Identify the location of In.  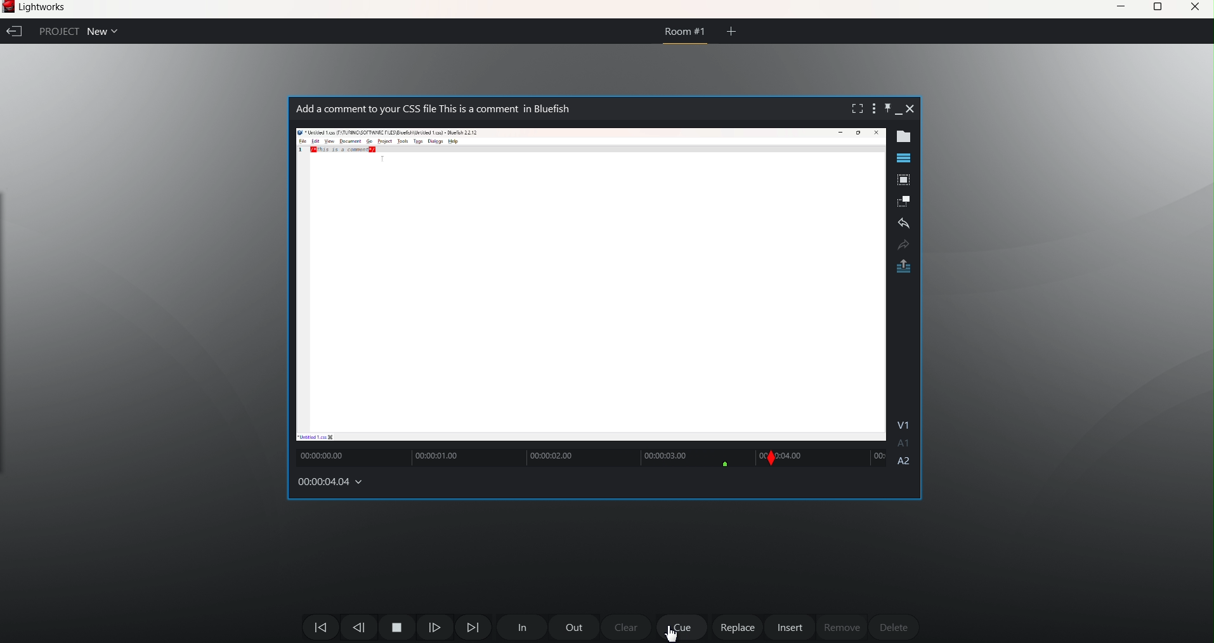
(520, 628).